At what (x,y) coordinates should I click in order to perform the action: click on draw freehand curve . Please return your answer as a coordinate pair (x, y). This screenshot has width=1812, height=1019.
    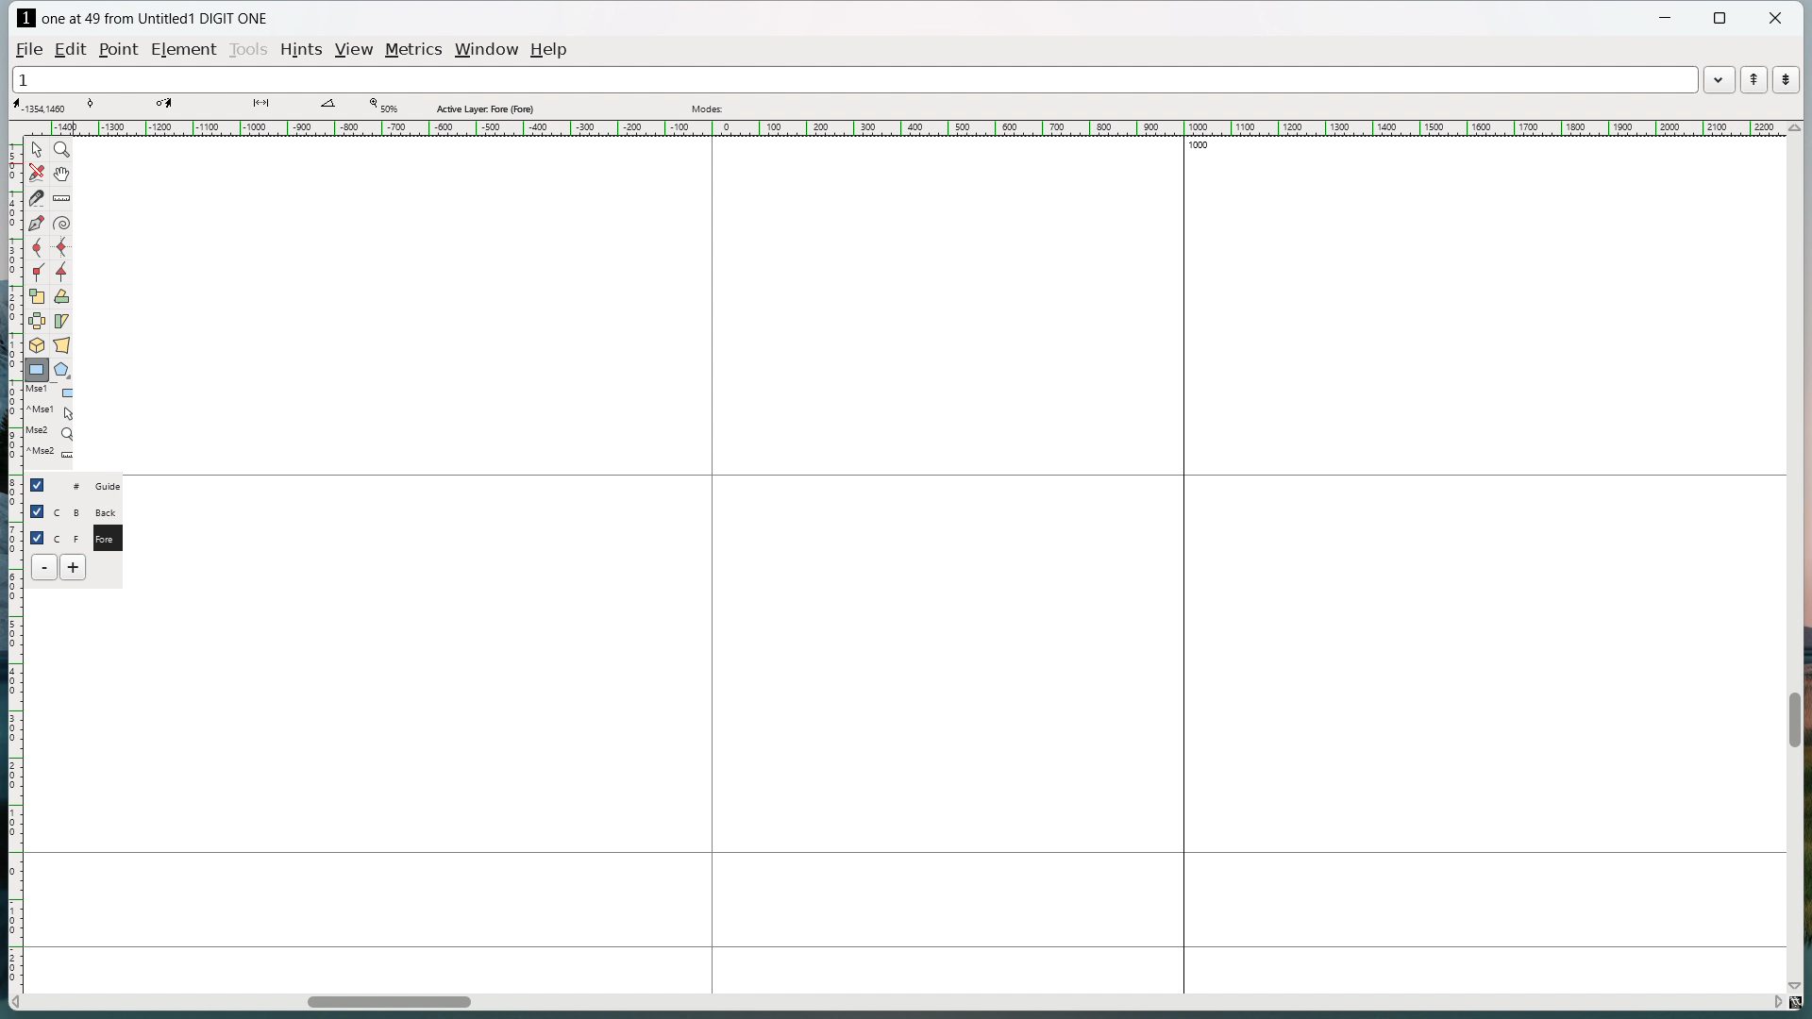
    Looking at the image, I should click on (39, 173).